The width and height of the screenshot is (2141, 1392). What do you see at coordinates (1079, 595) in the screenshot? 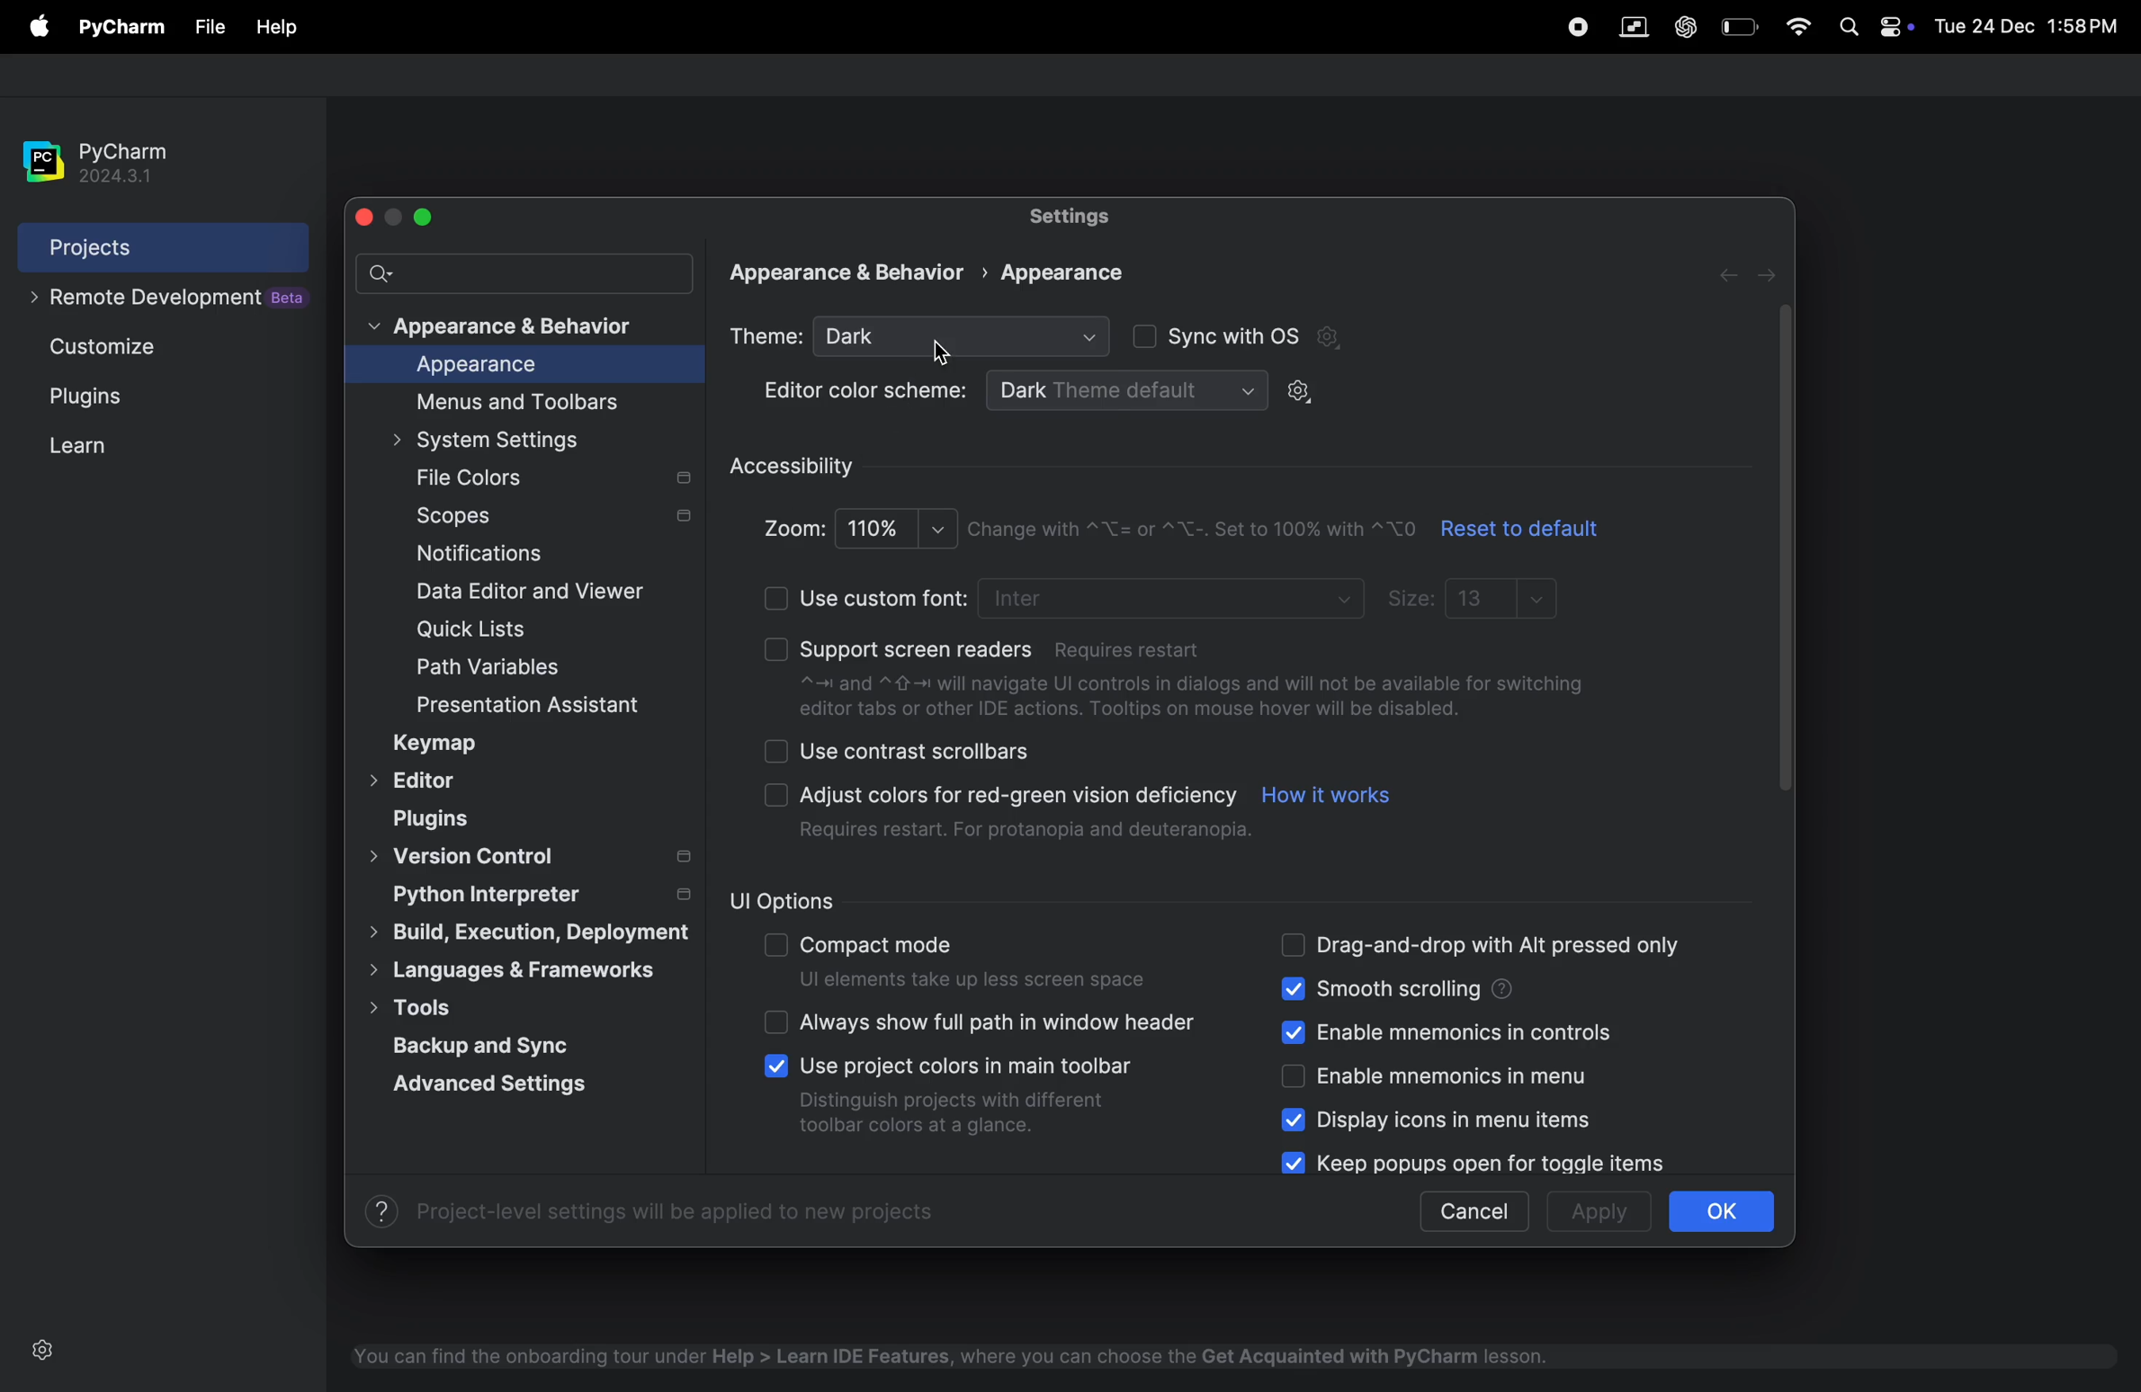
I see `use custom font (Requires restart)` at bounding box center [1079, 595].